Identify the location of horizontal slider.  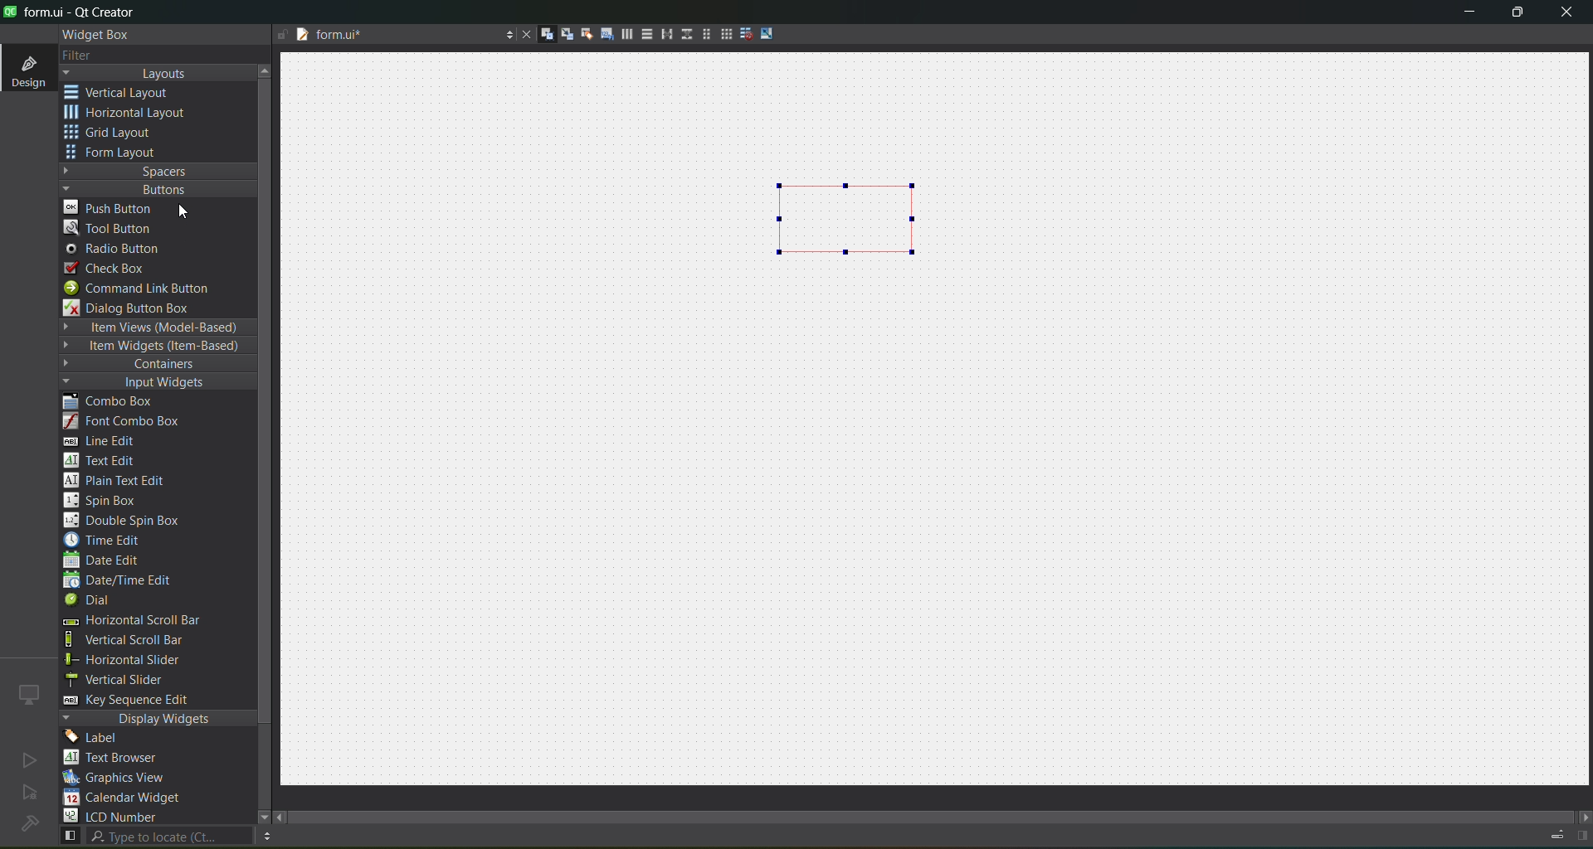
(141, 660).